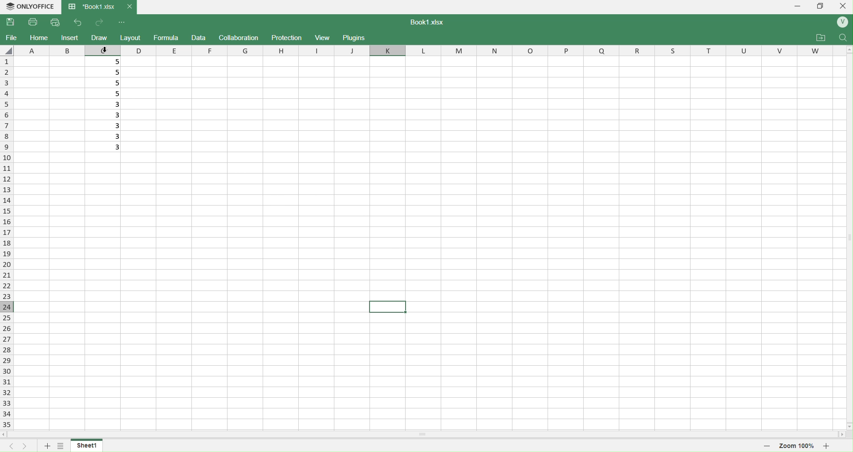 The height and width of the screenshot is (452, 853). I want to click on User, so click(841, 23).